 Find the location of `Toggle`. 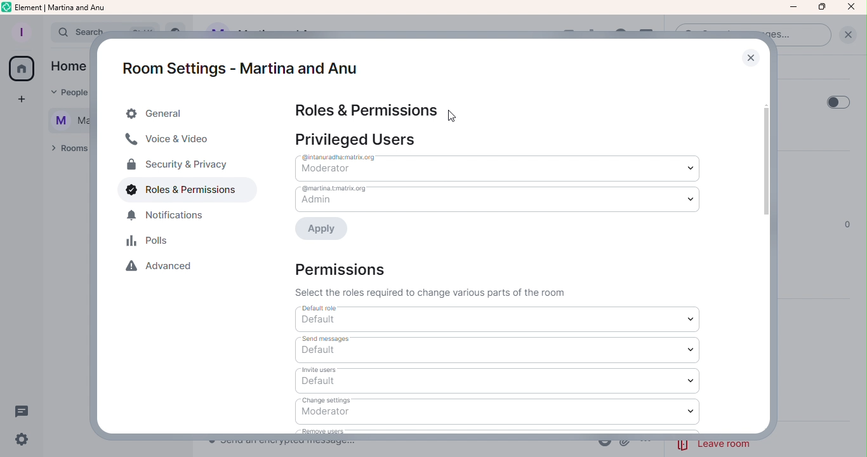

Toggle is located at coordinates (838, 101).